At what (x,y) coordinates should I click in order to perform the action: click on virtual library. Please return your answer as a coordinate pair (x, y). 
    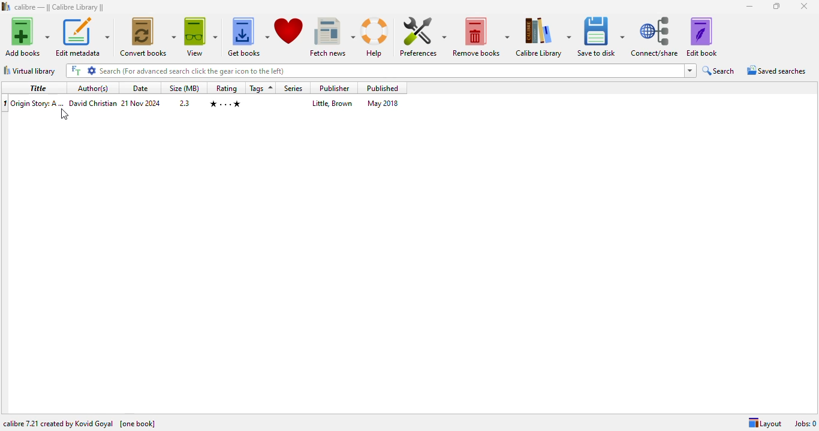
    Looking at the image, I should click on (29, 70).